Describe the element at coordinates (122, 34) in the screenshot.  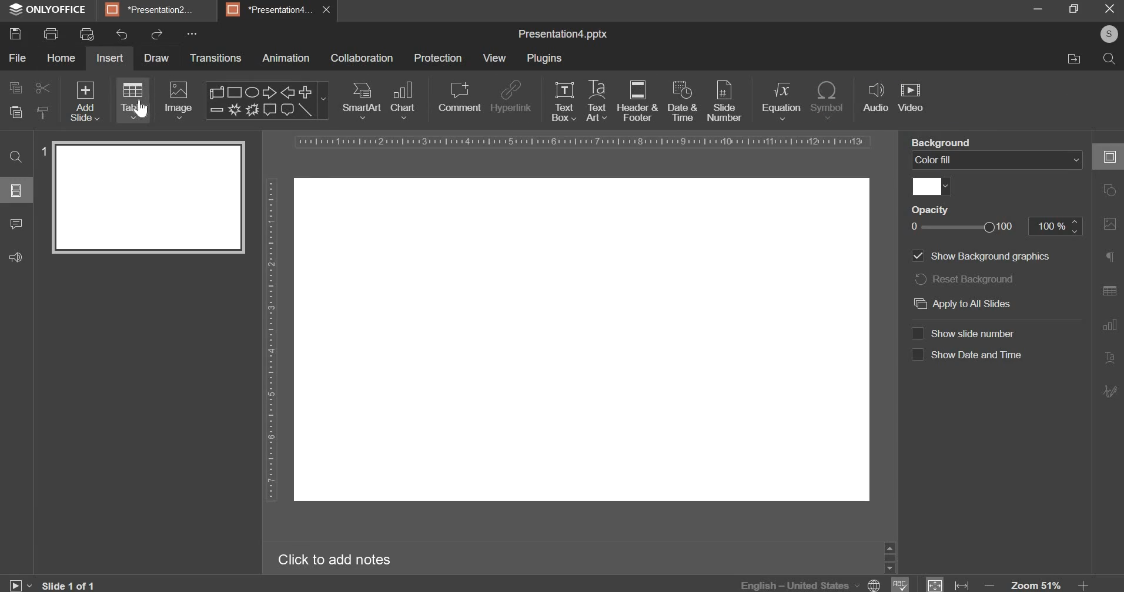
I see `undo` at that location.